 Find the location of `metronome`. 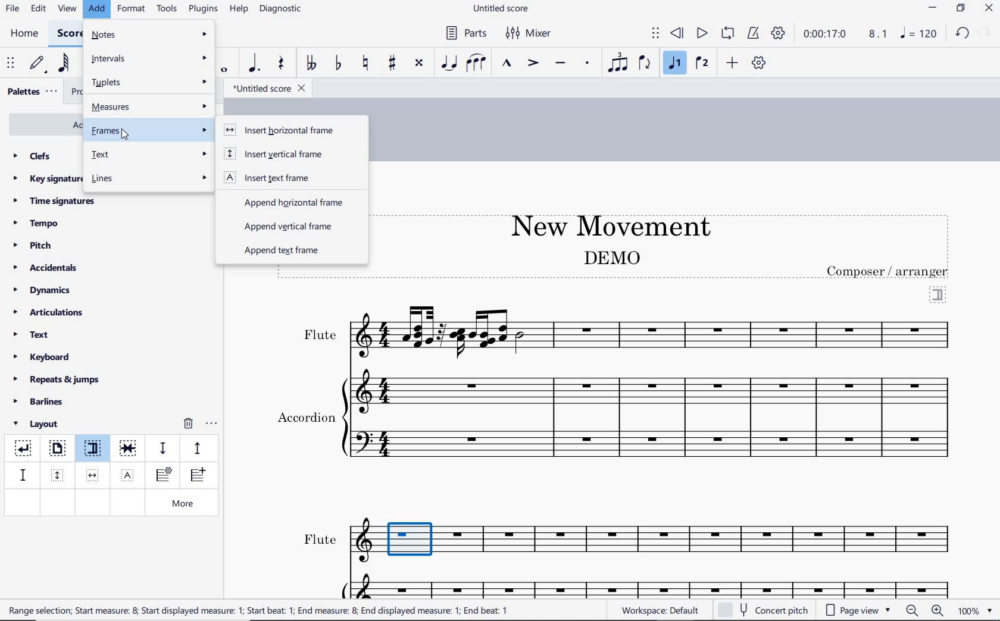

metronome is located at coordinates (752, 33).